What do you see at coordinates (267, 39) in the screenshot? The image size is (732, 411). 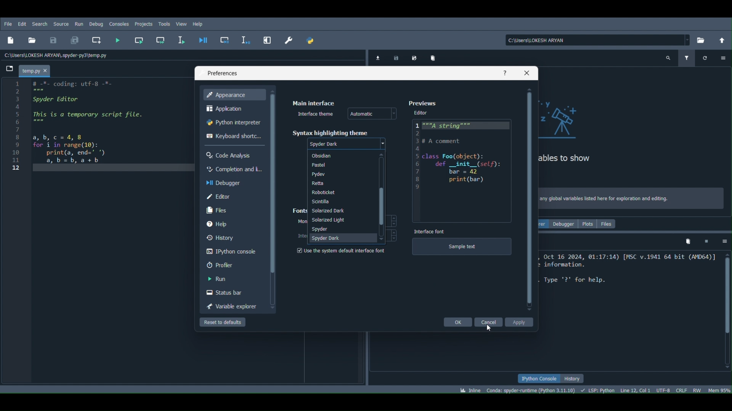 I see `Maximize current pane (Ctrl + Alt + Shift + M)` at bounding box center [267, 39].